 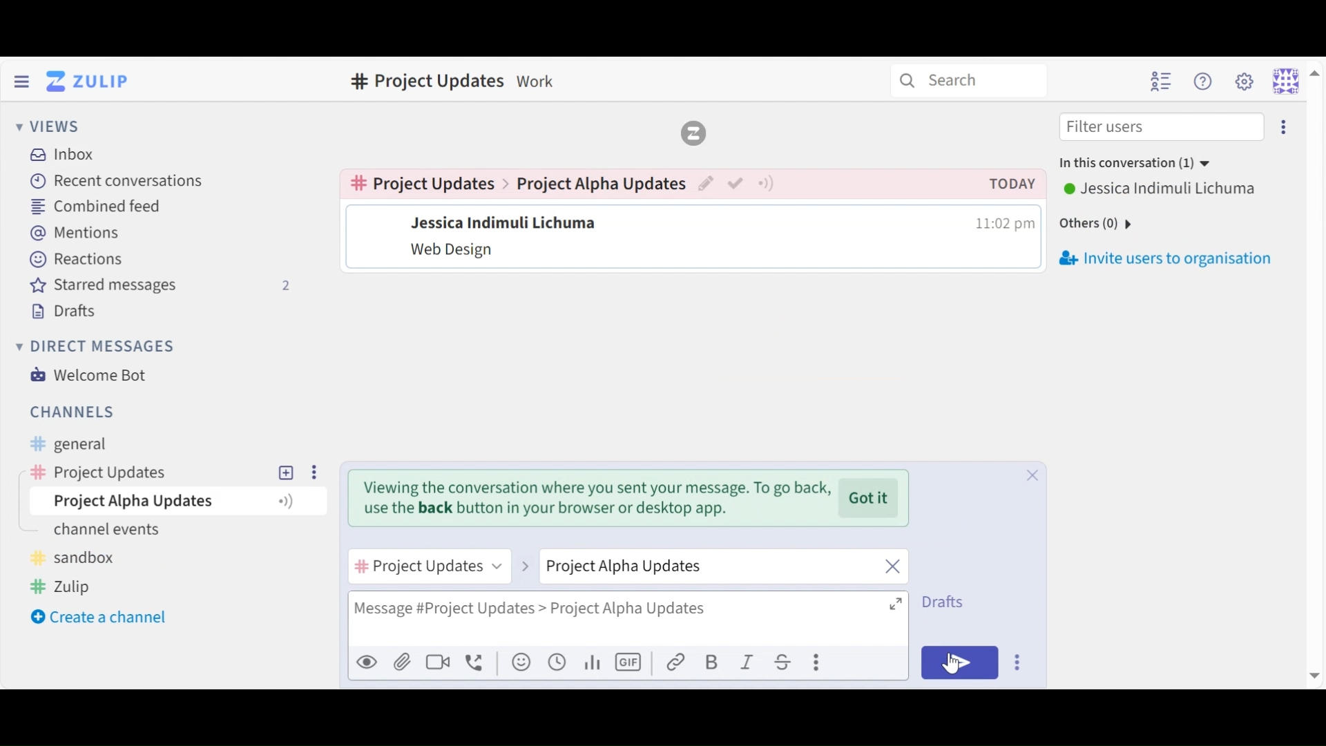 What do you see at coordinates (627, 617) in the screenshot?
I see `Message` at bounding box center [627, 617].